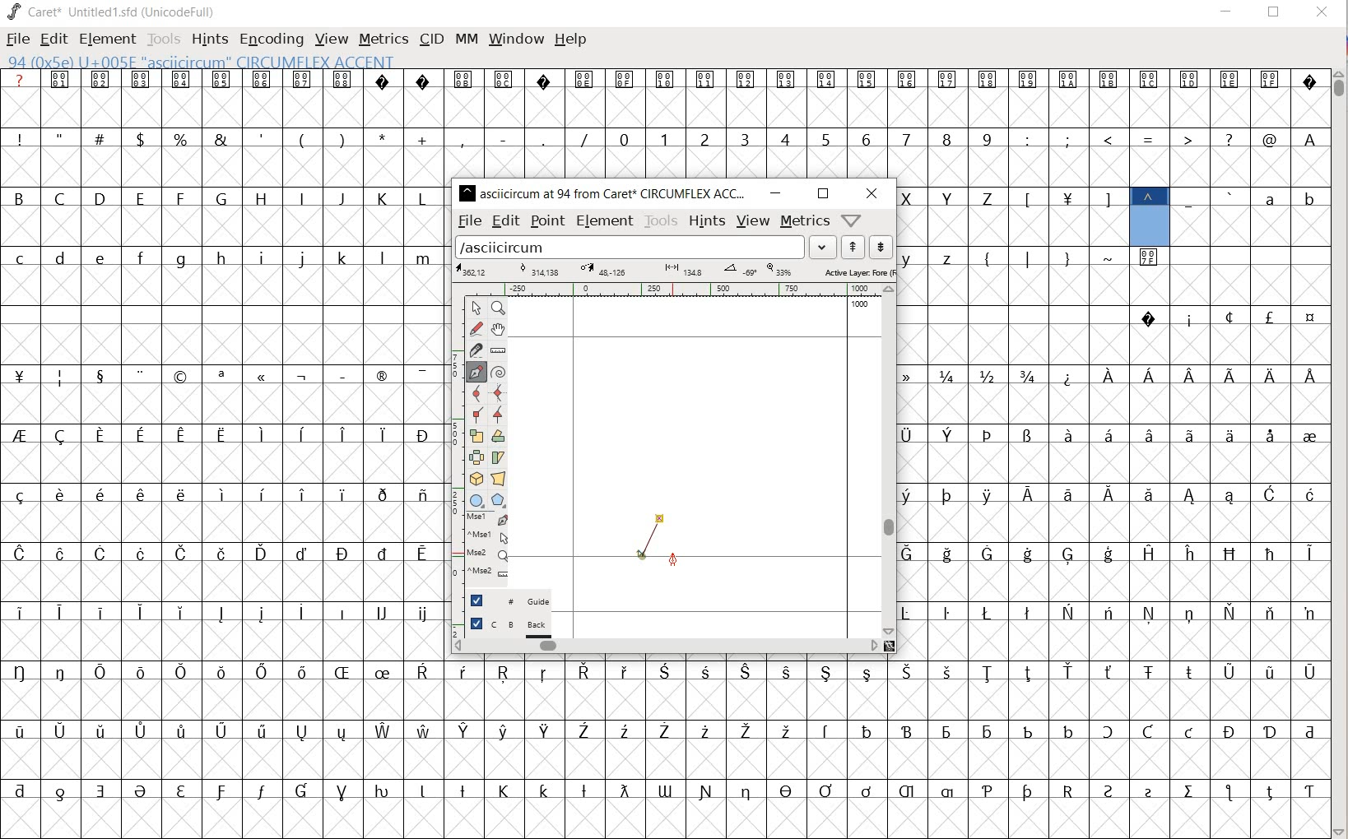 Image resolution: width=1348 pixels, height=839 pixels. I want to click on FILE, so click(16, 40).